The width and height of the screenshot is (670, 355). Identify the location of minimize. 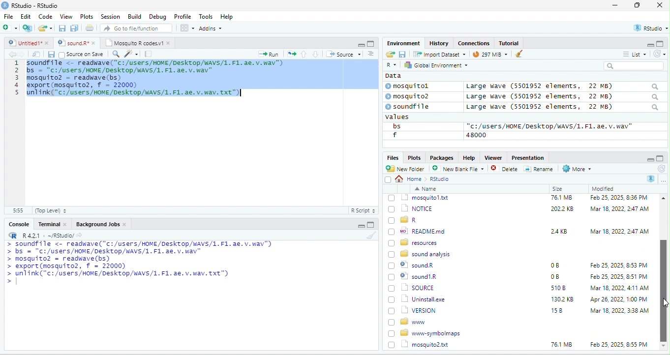
(360, 226).